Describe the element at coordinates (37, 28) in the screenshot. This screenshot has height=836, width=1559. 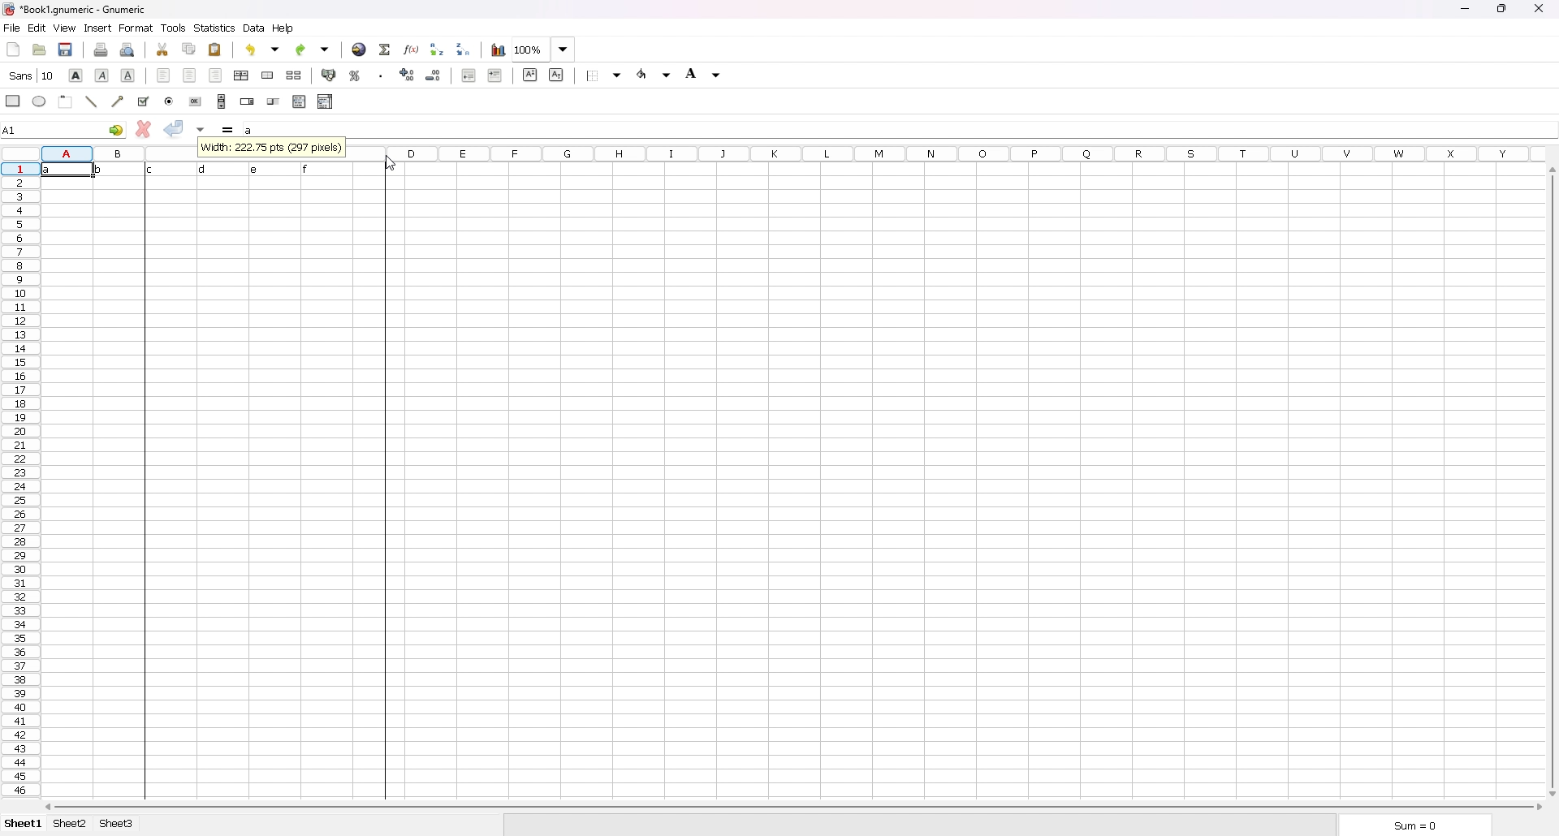
I see `edit` at that location.